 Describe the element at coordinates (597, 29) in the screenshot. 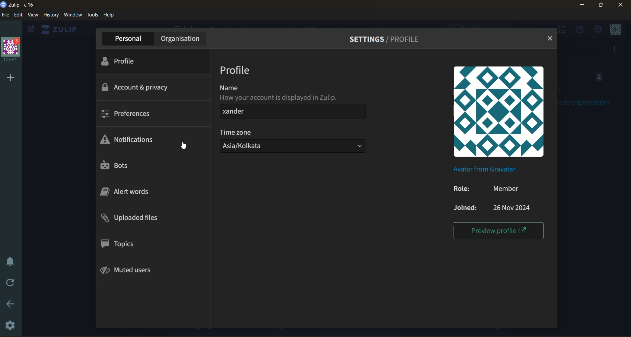

I see `settings menu` at that location.